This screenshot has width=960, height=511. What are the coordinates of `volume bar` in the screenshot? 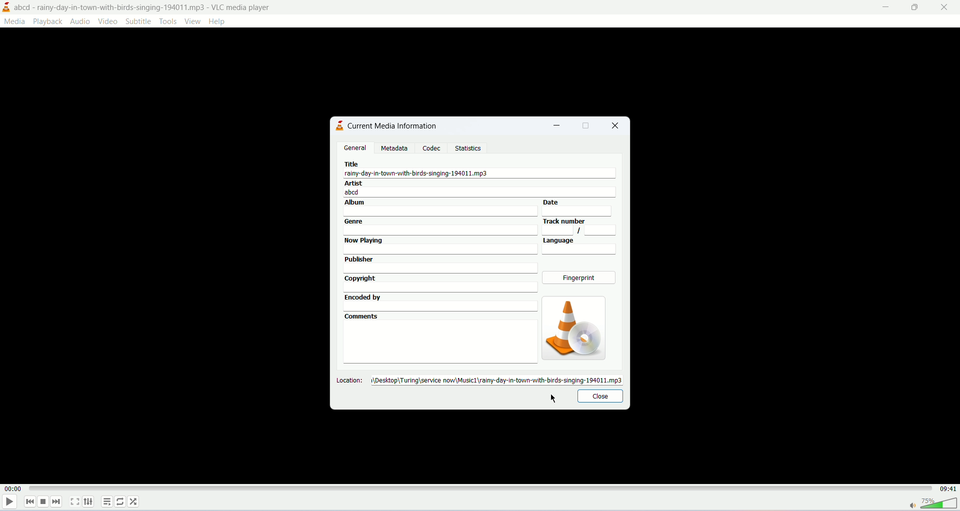 It's located at (930, 504).